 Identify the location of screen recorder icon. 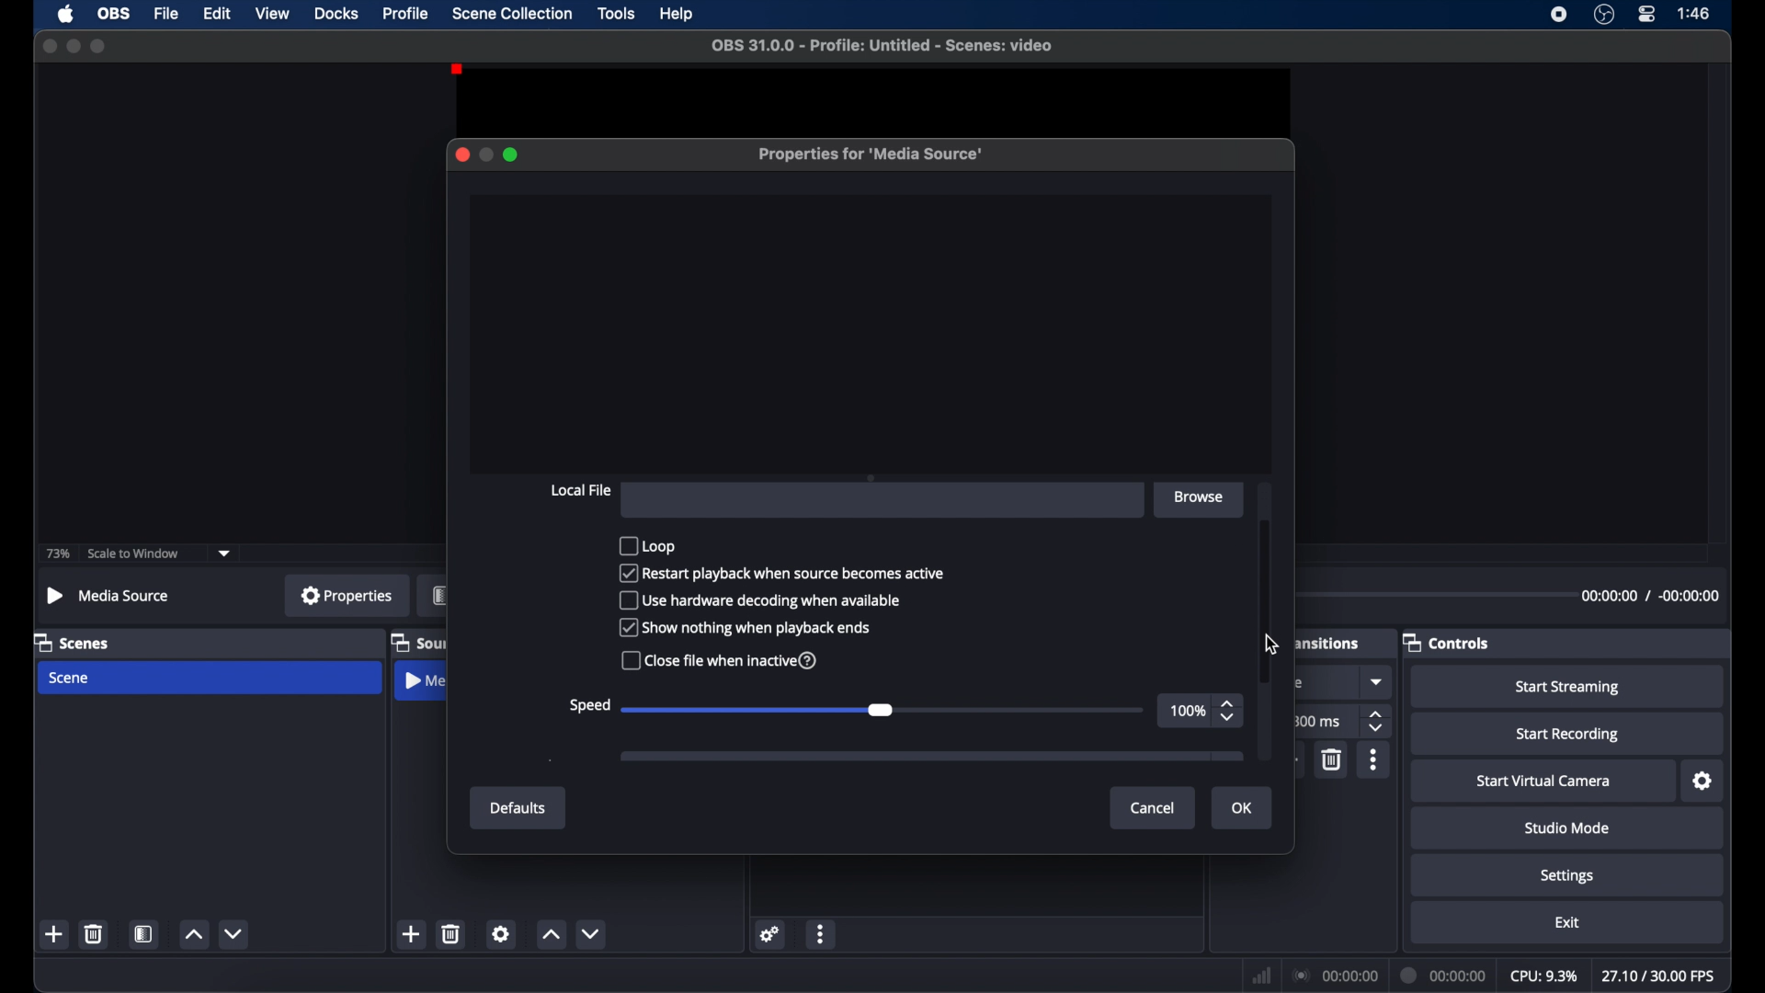
(1559, 15).